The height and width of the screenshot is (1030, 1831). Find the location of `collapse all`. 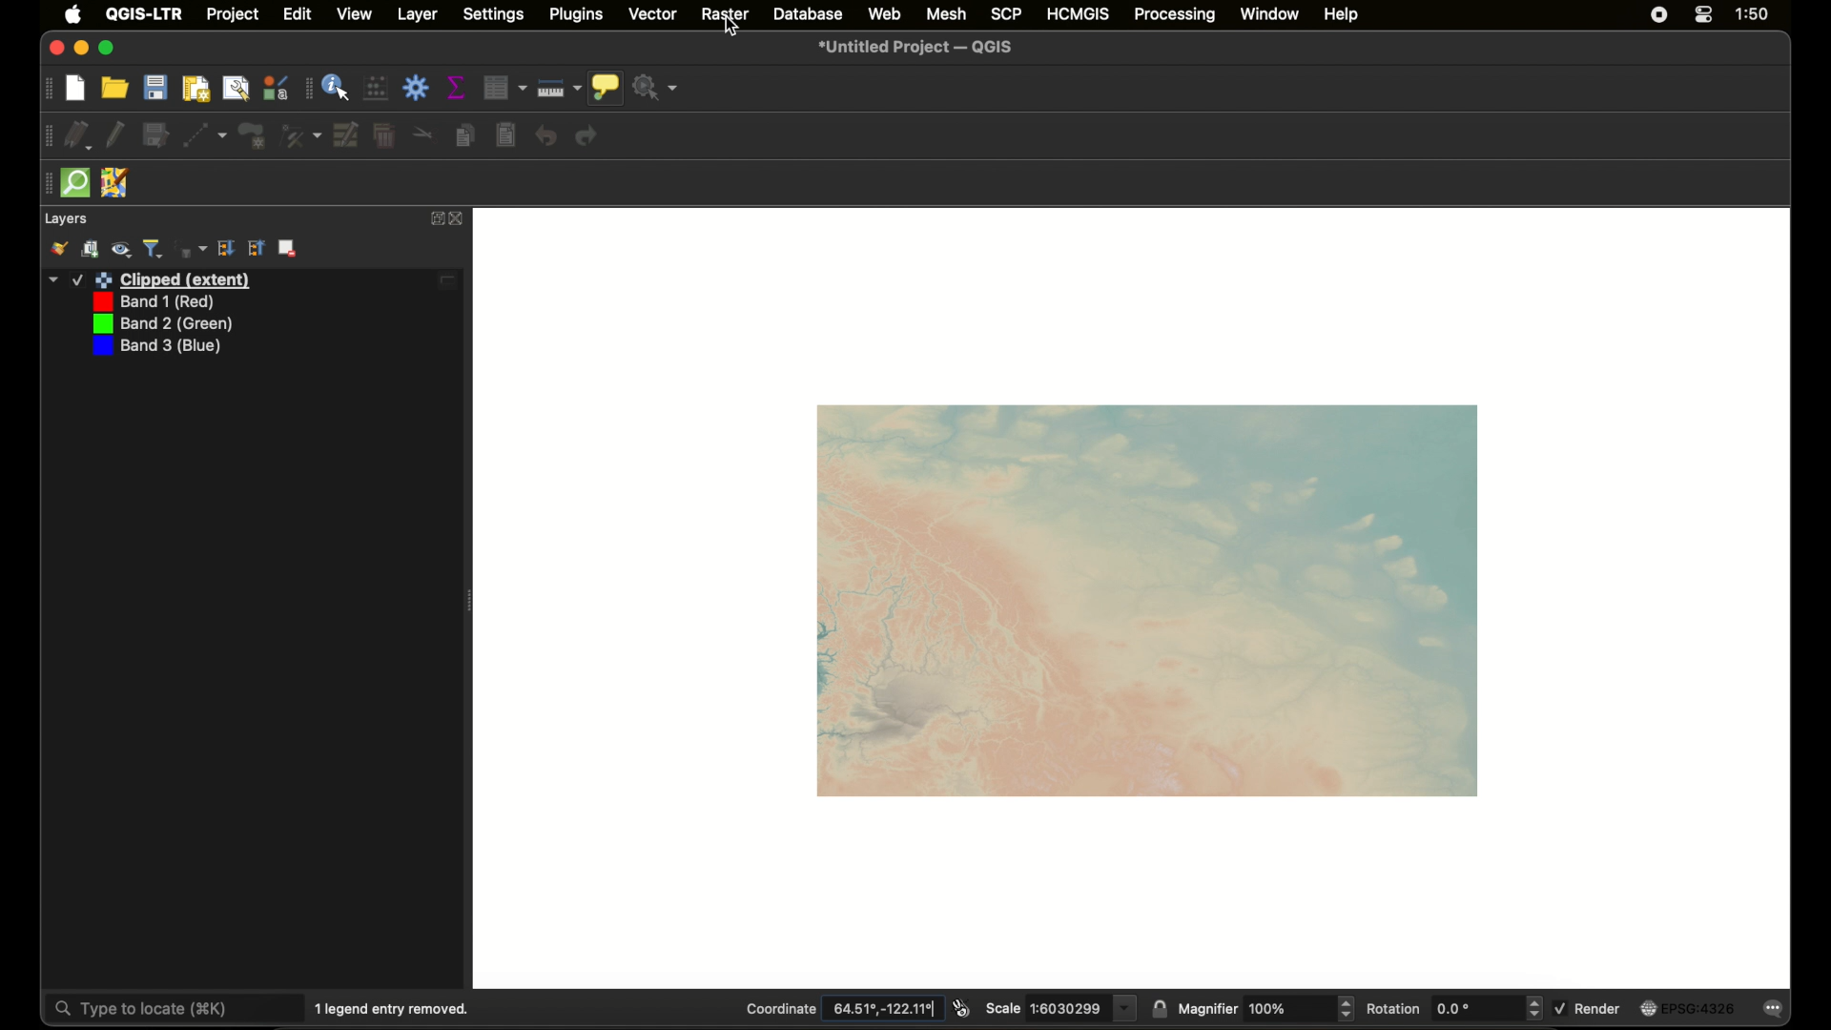

collapse all is located at coordinates (226, 248).